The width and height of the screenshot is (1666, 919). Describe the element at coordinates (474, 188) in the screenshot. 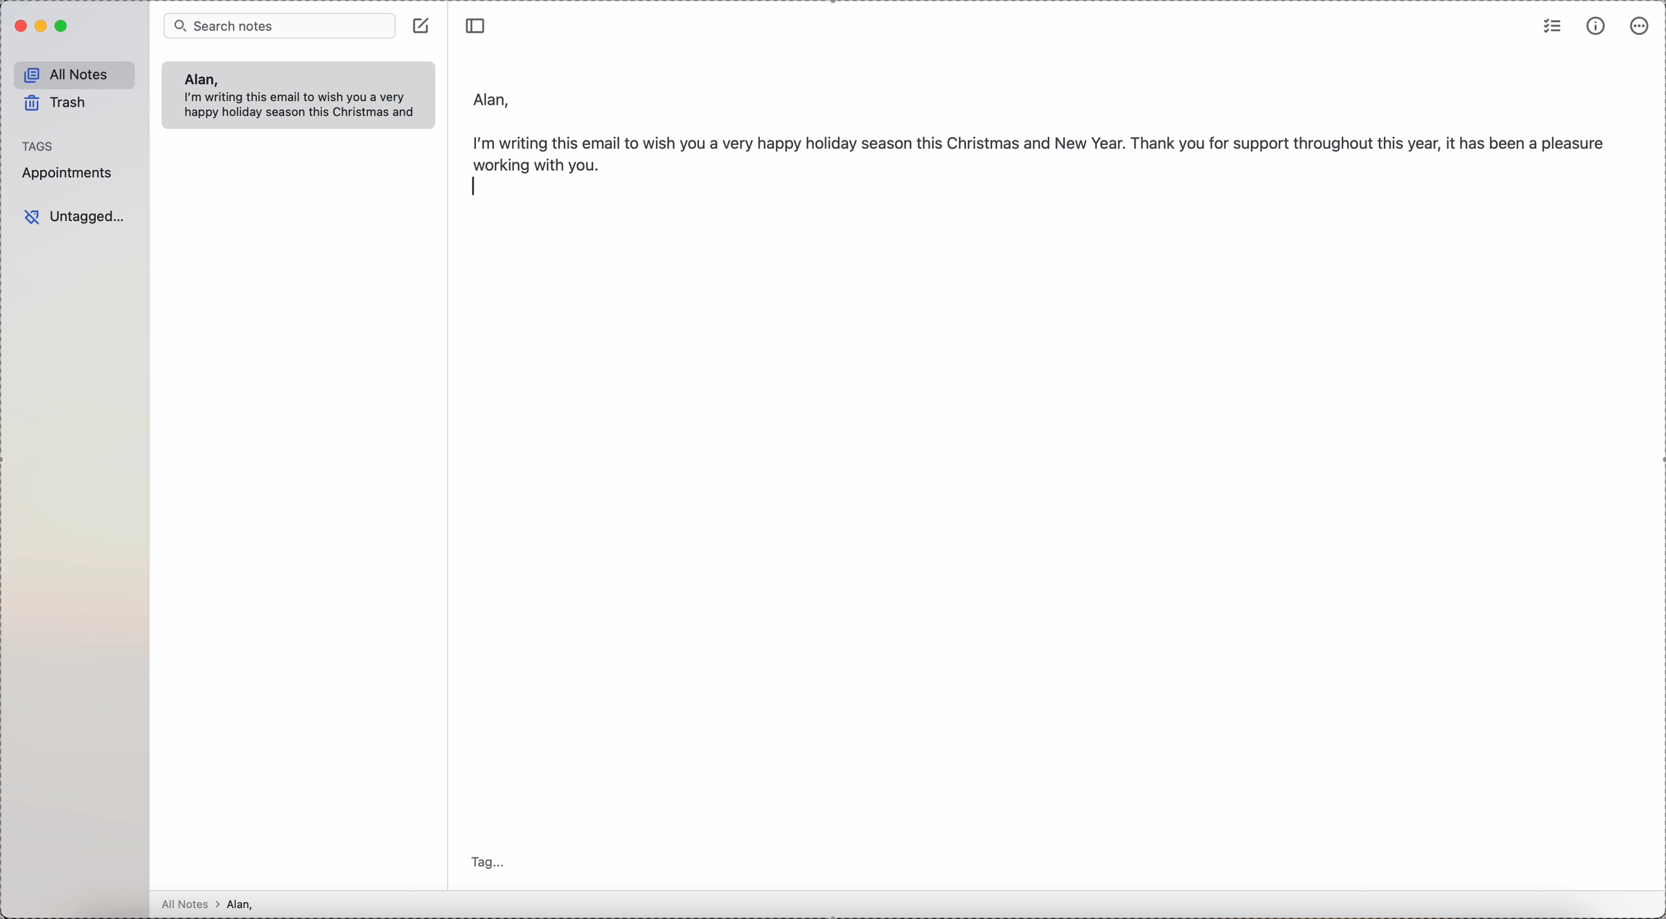

I see `enter/ writing bar` at that location.